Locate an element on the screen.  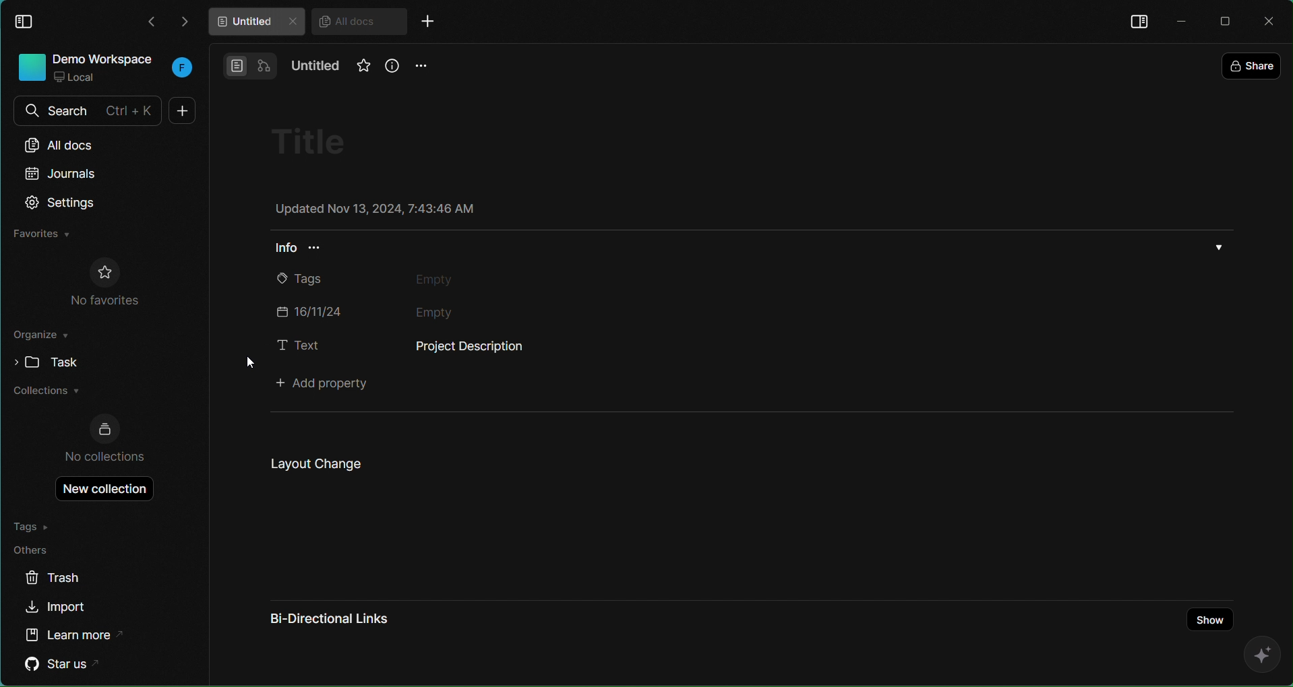
Show is located at coordinates (1205, 608).